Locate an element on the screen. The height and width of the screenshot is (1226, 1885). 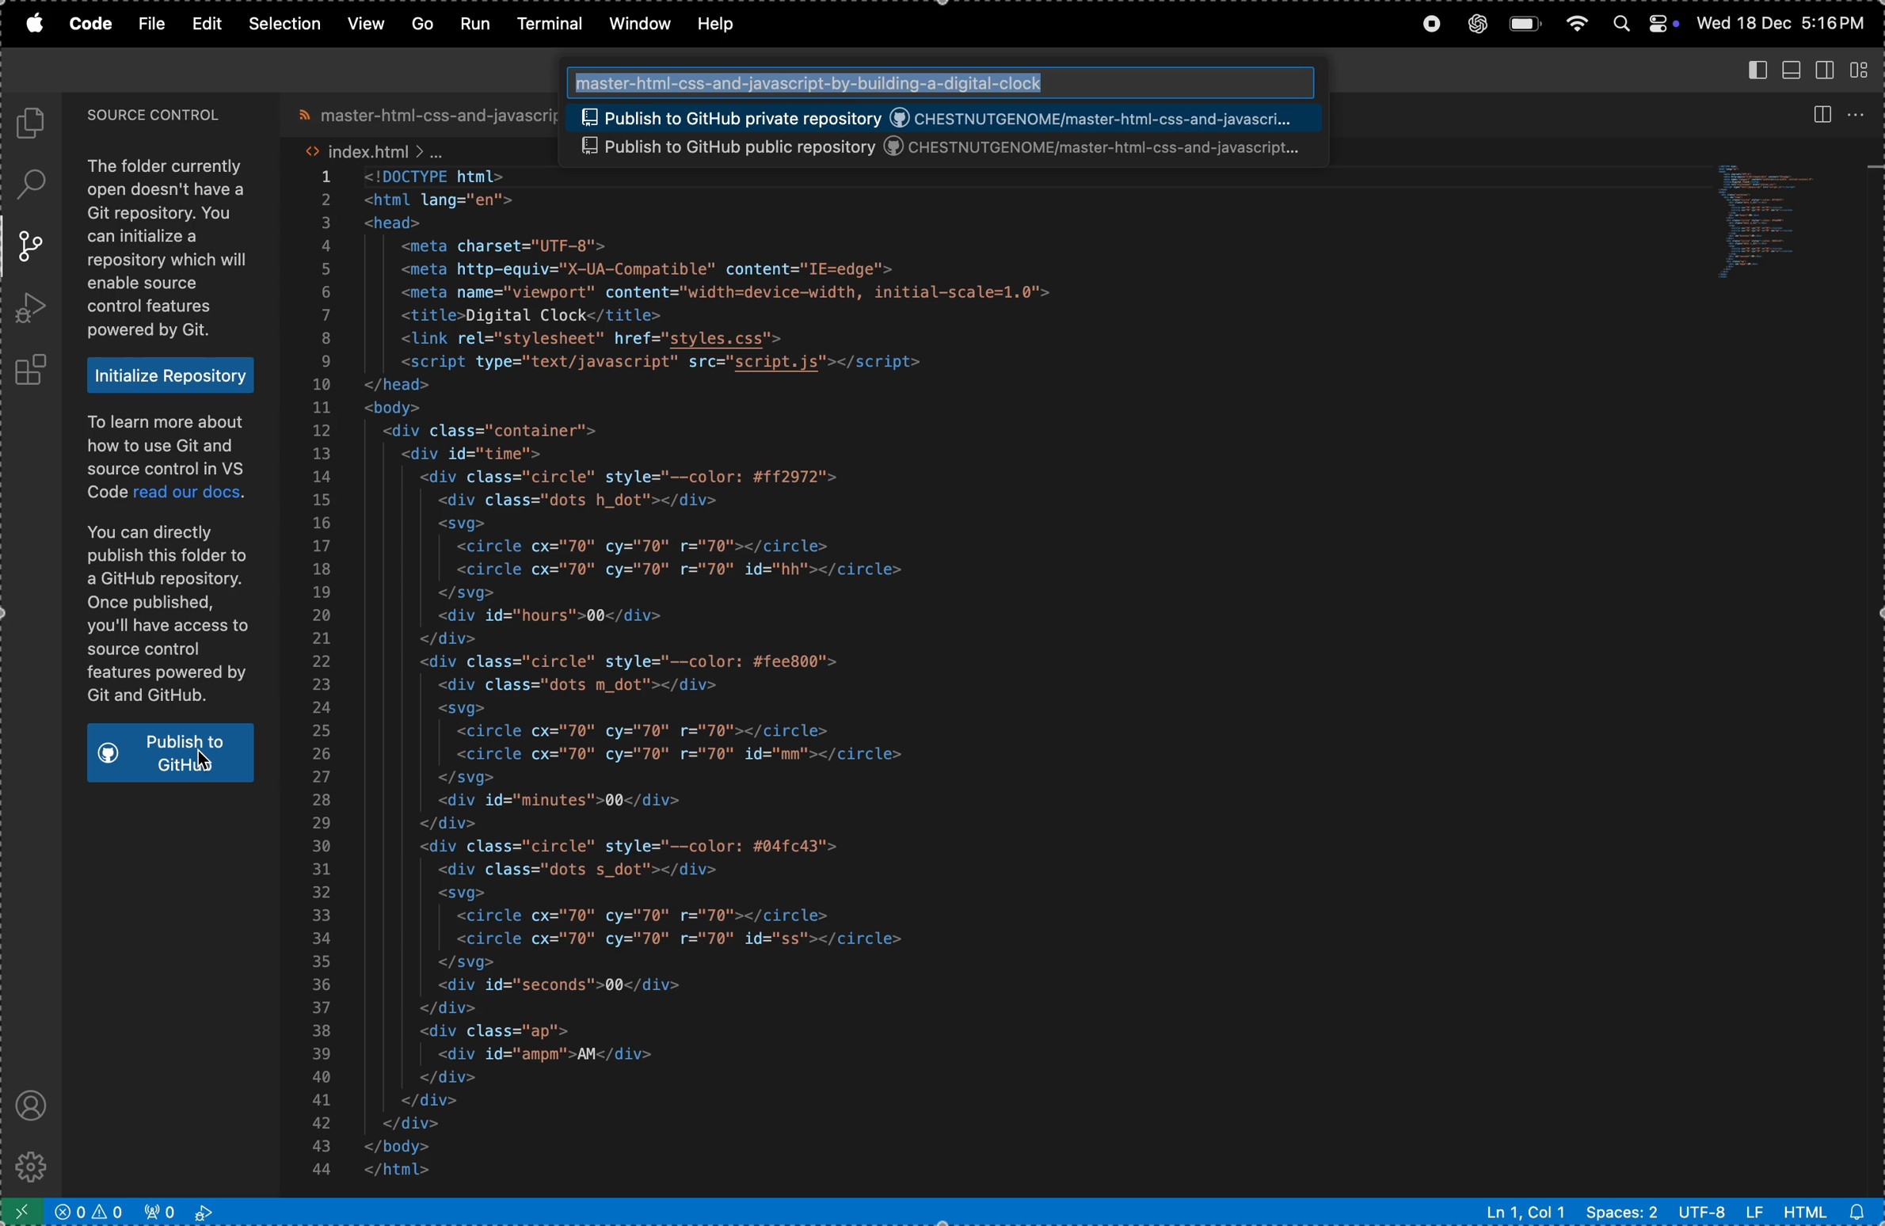
</svg> is located at coordinates (479, 594).